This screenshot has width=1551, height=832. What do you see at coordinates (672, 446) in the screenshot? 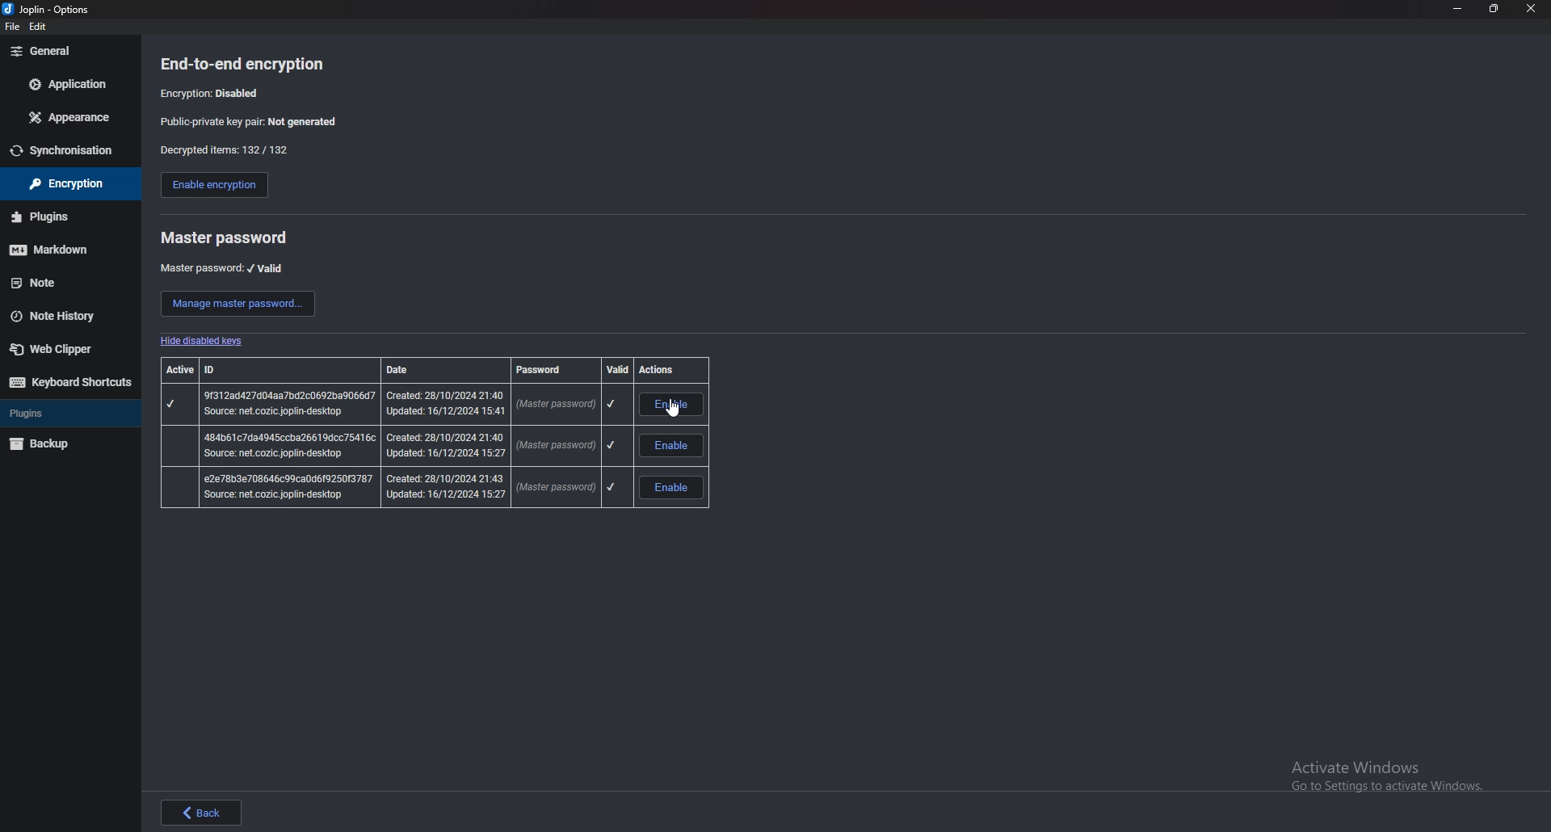
I see `enable` at bounding box center [672, 446].